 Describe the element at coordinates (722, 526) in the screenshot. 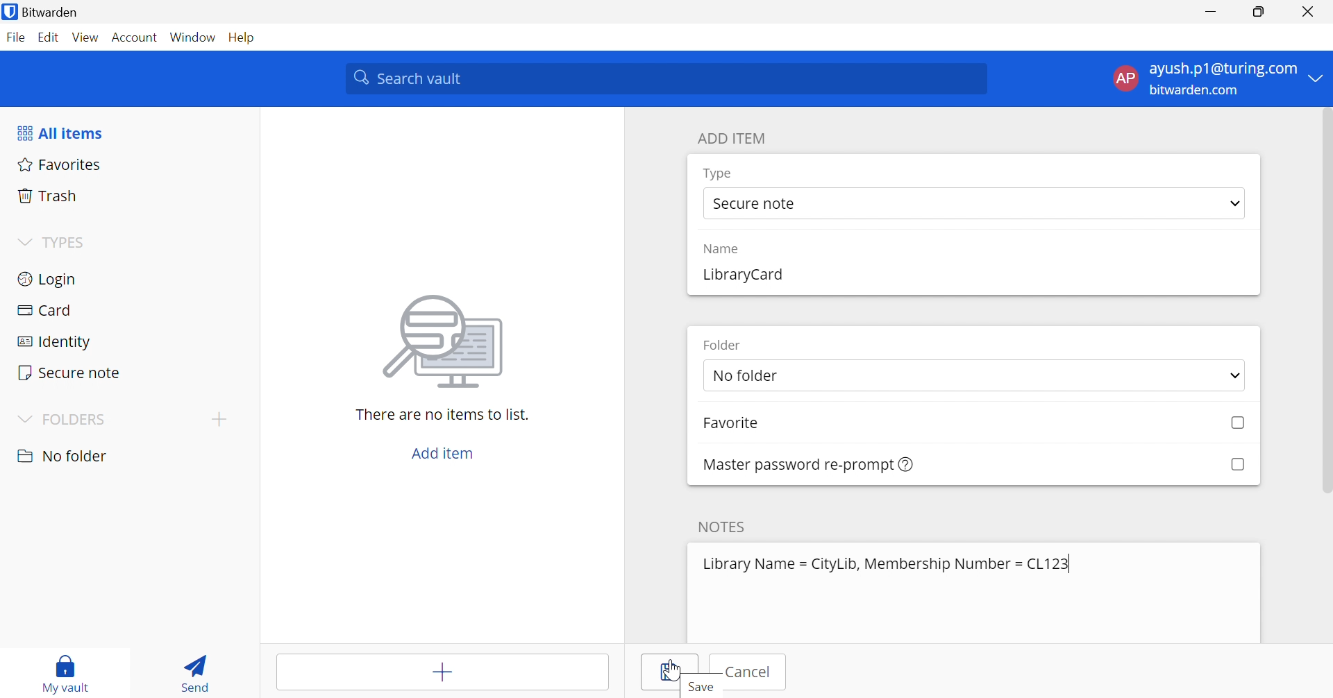

I see `NOTES` at that location.